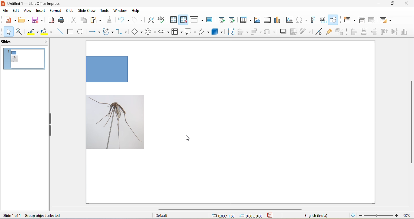  What do you see at coordinates (55, 11) in the screenshot?
I see `format` at bounding box center [55, 11].